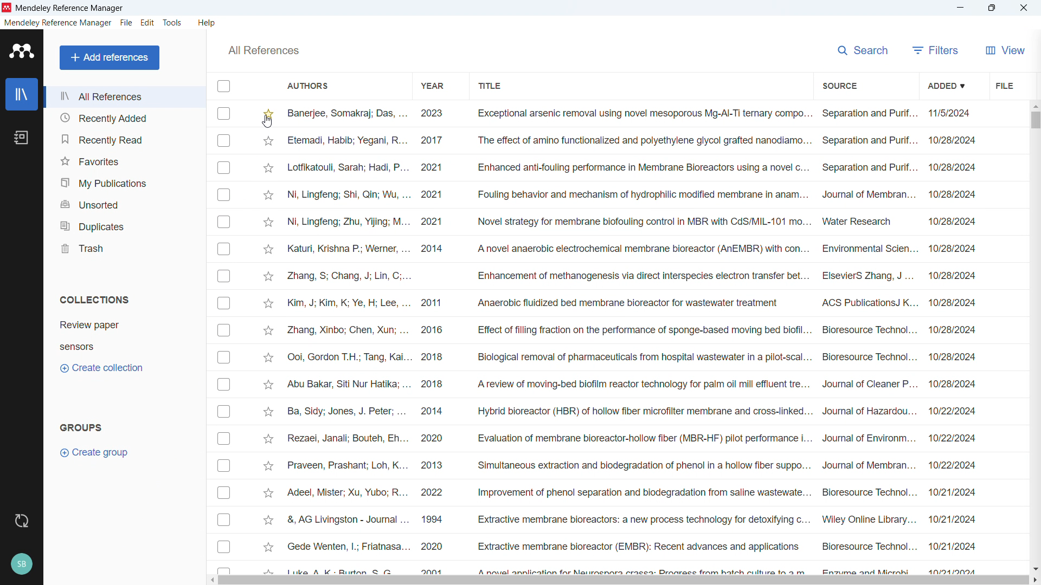 The height and width of the screenshot is (585, 1041). What do you see at coordinates (59, 23) in the screenshot?
I see `mendeley reference manager` at bounding box center [59, 23].